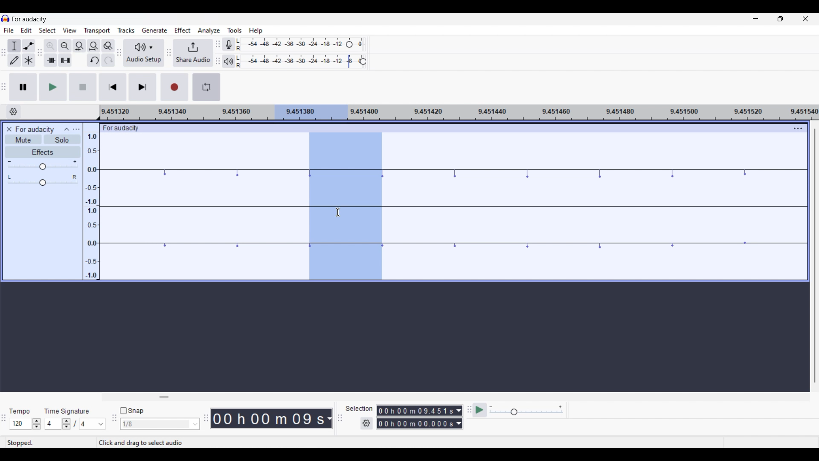 The width and height of the screenshot is (819, 461). Describe the element at coordinates (183, 30) in the screenshot. I see `Effect menu` at that location.